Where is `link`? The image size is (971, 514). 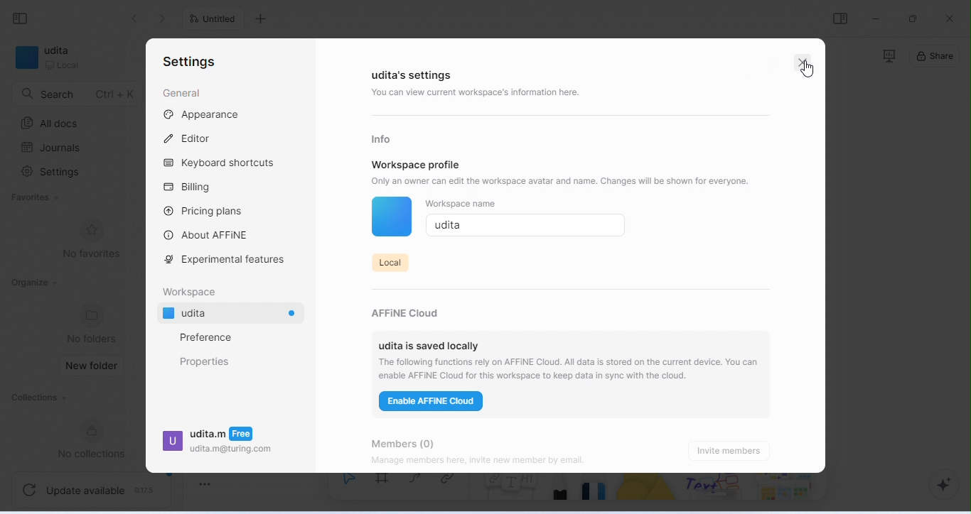 link is located at coordinates (453, 485).